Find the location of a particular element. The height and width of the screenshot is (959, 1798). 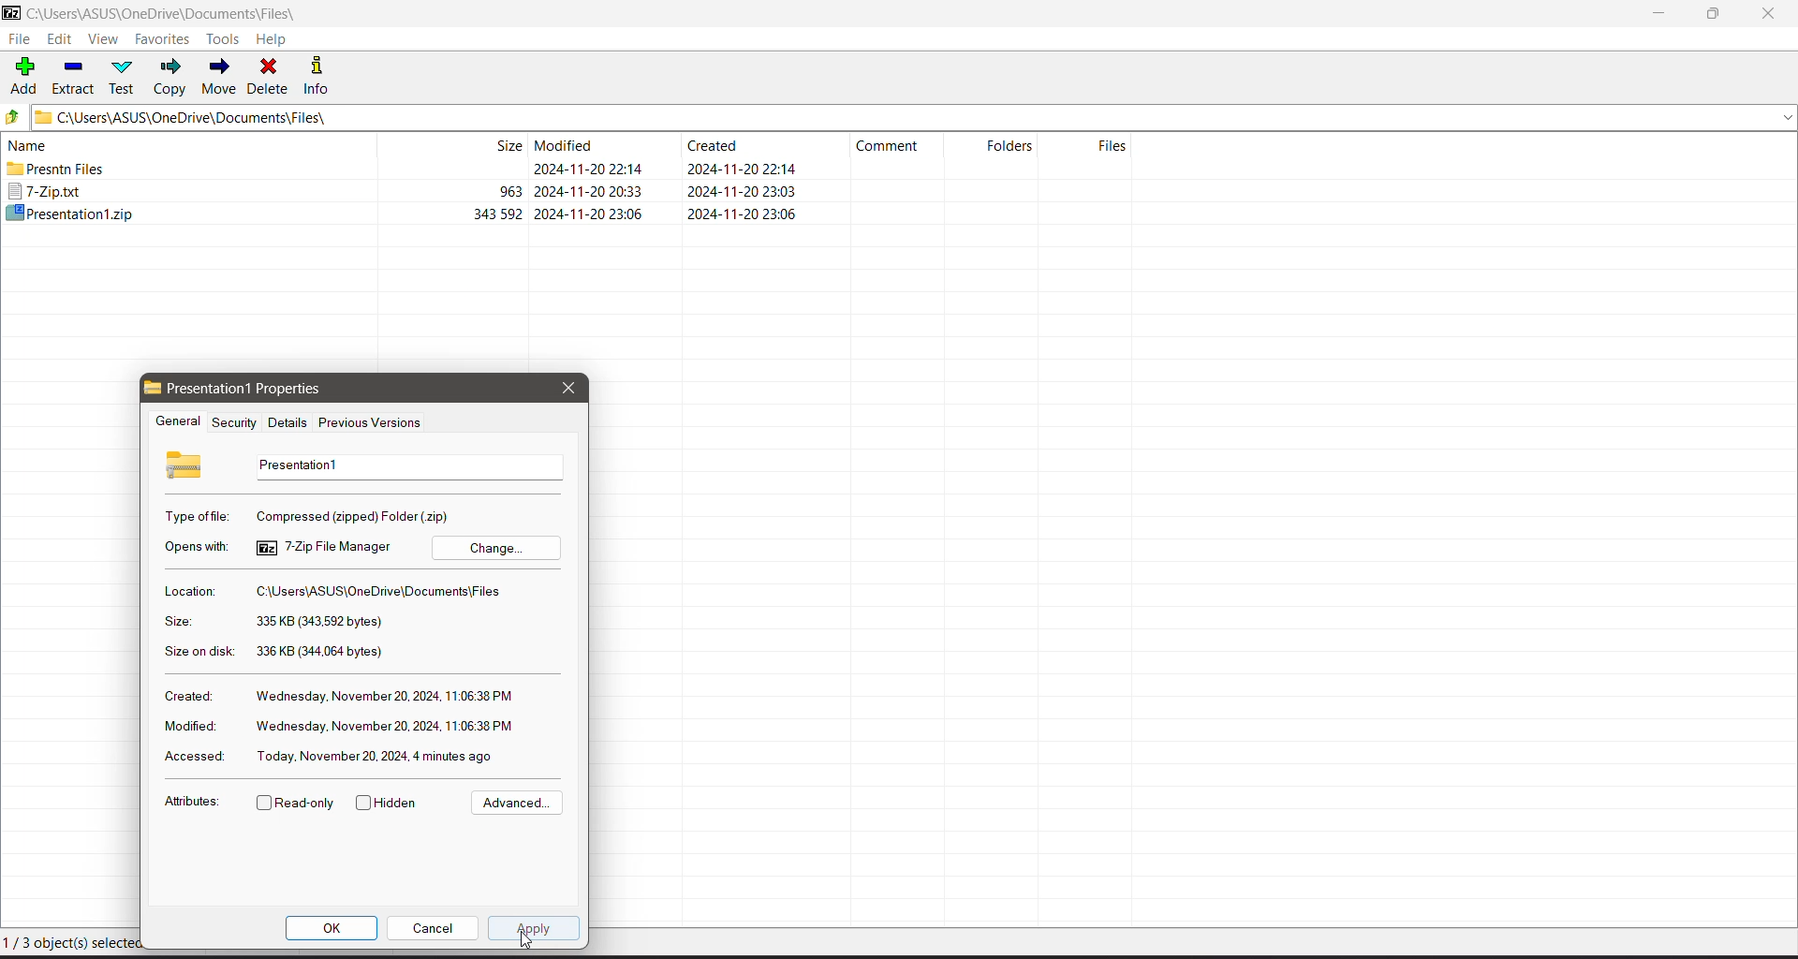

Current Folder Path is located at coordinates (915, 116).